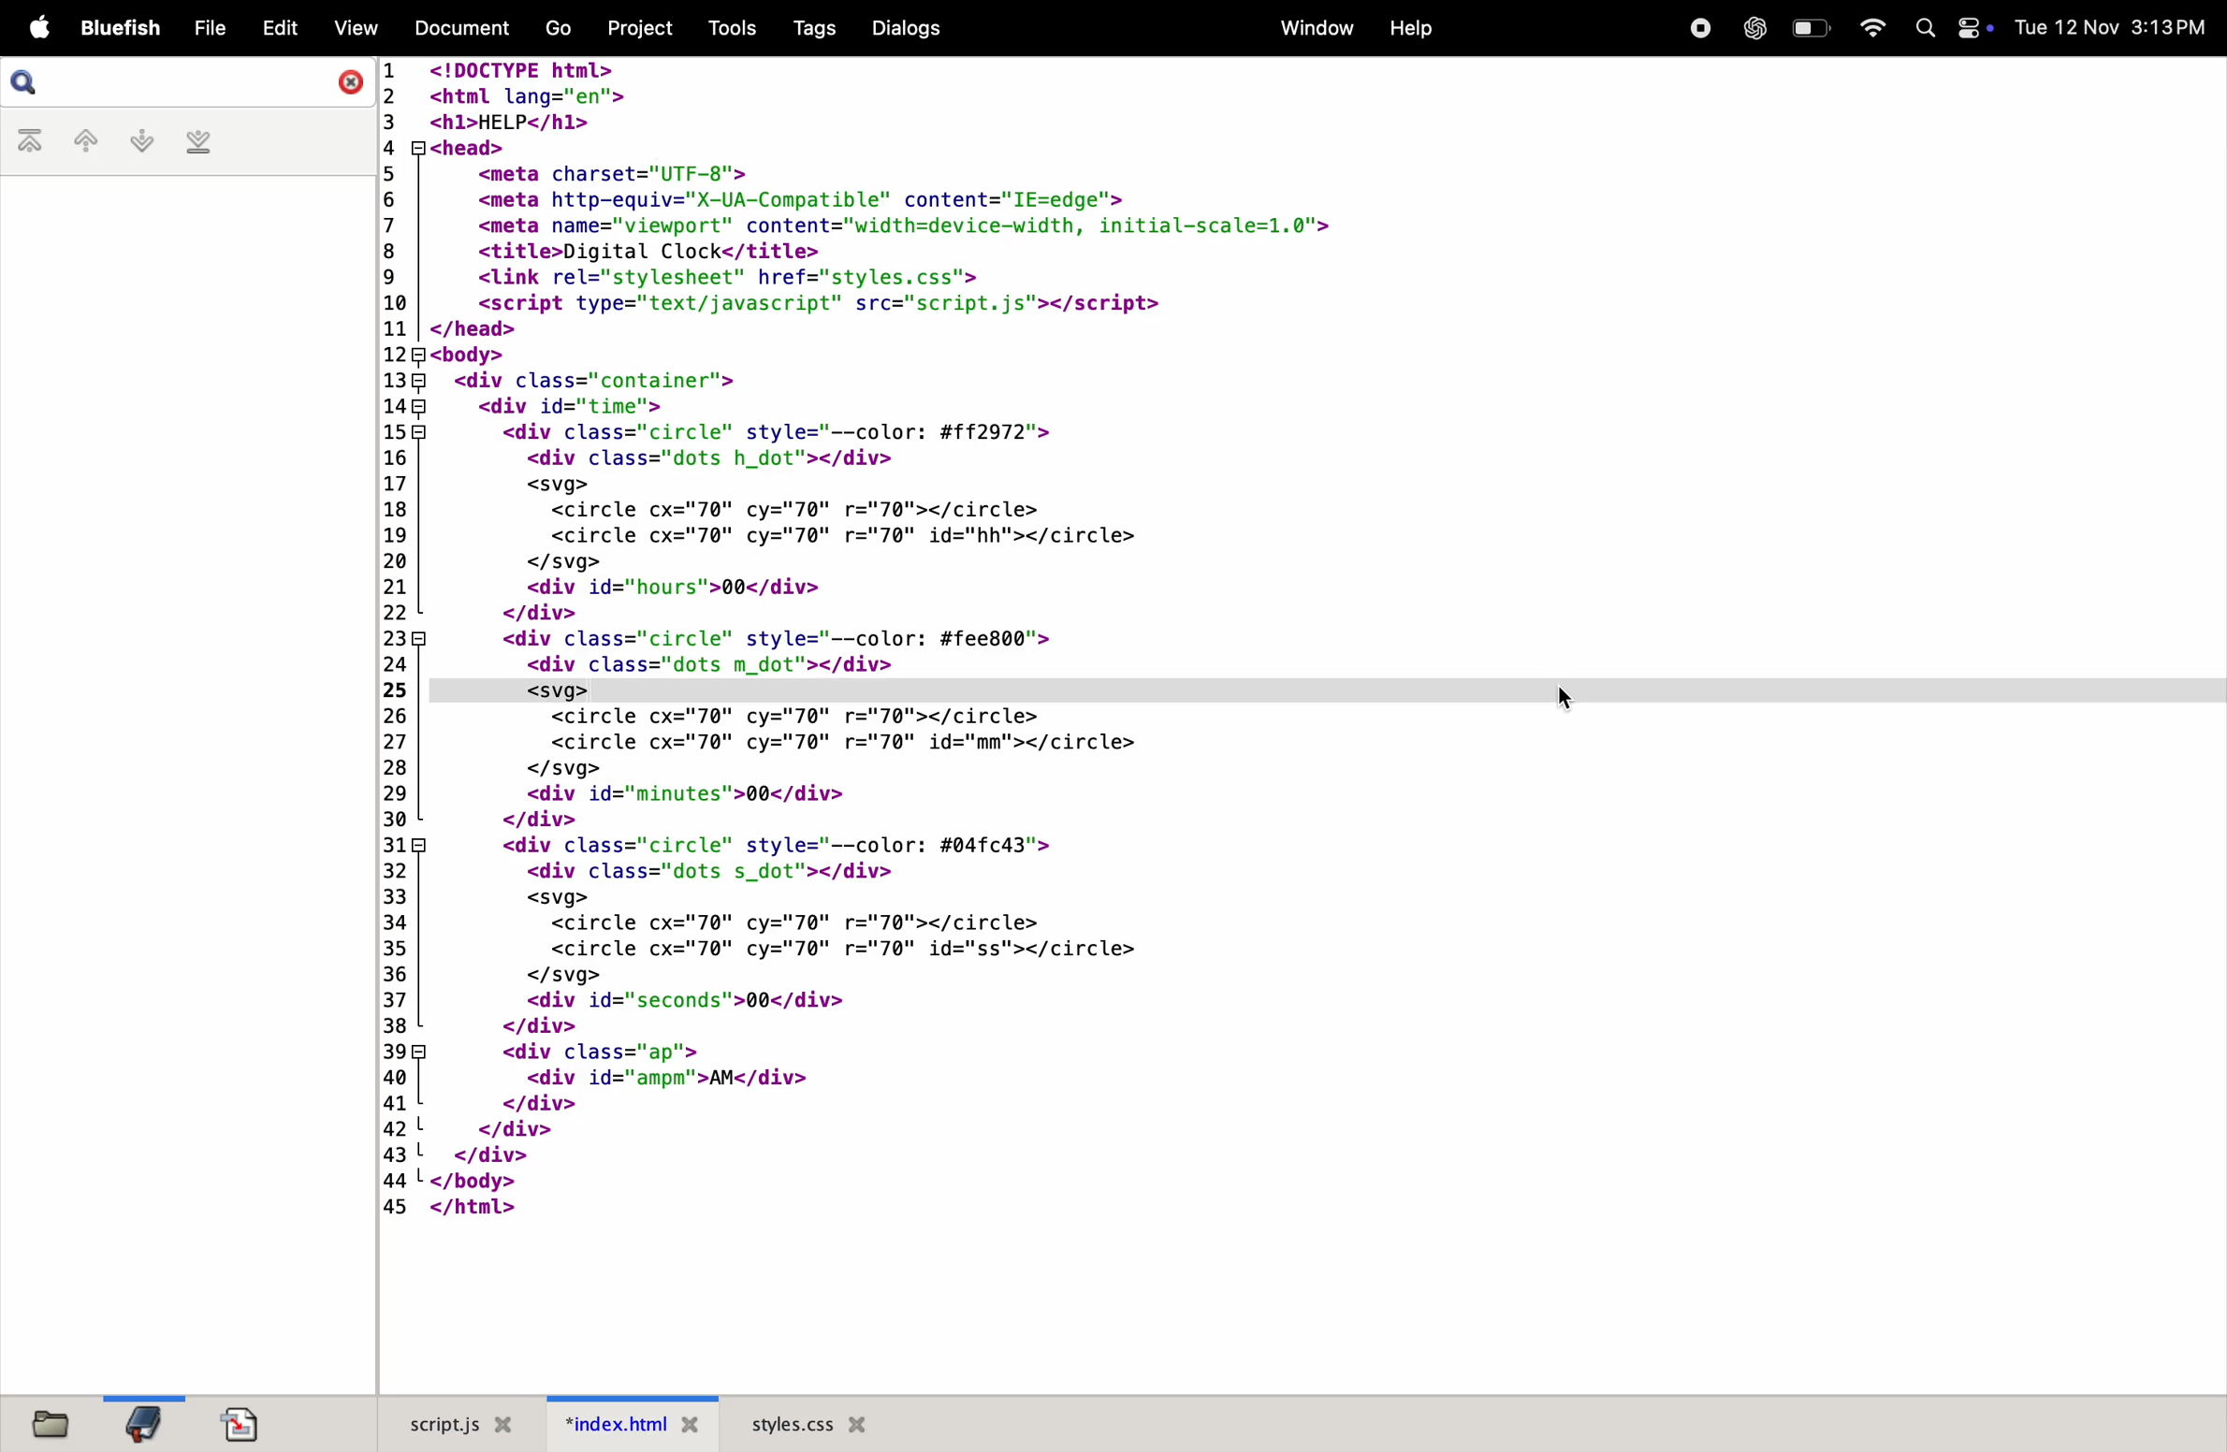 Image resolution: width=2227 pixels, height=1452 pixels. What do you see at coordinates (555, 30) in the screenshot?
I see `go` at bounding box center [555, 30].